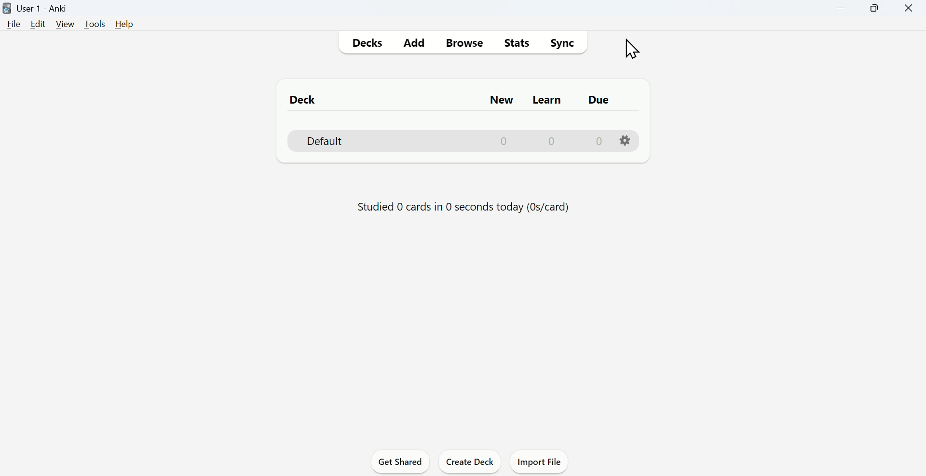 The width and height of the screenshot is (926, 476). Describe the element at coordinates (874, 11) in the screenshot. I see `Maximize` at that location.